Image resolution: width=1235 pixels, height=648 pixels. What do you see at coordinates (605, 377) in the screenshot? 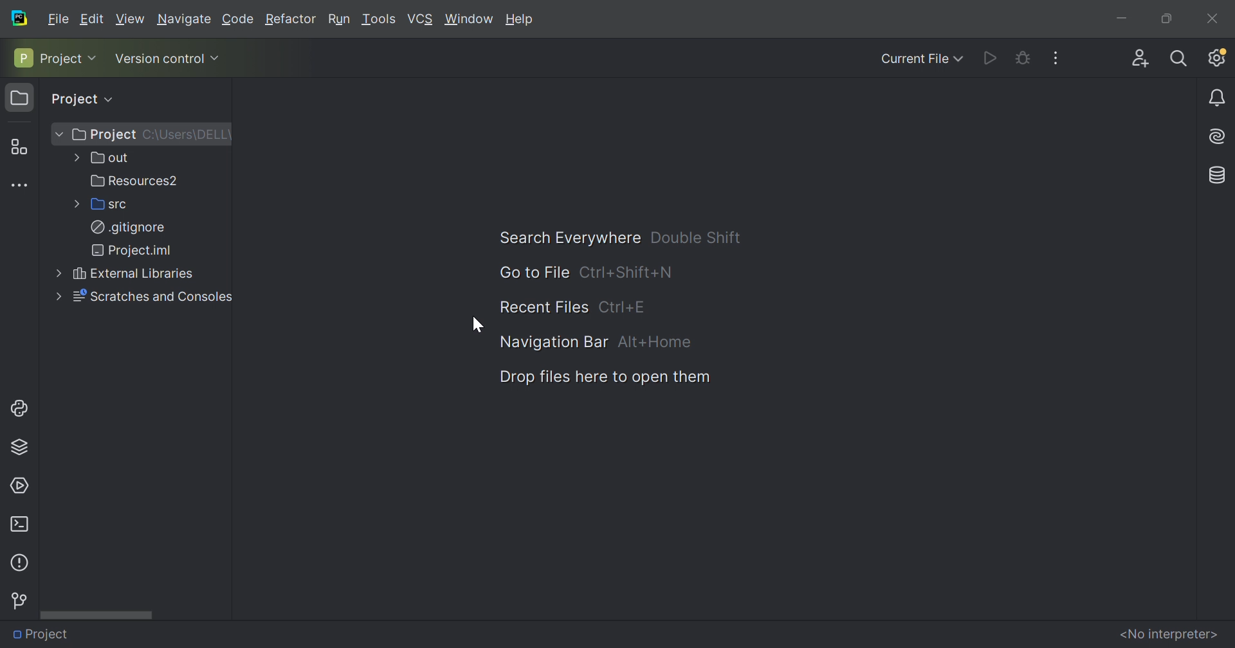
I see `Drop files here to open them` at bounding box center [605, 377].